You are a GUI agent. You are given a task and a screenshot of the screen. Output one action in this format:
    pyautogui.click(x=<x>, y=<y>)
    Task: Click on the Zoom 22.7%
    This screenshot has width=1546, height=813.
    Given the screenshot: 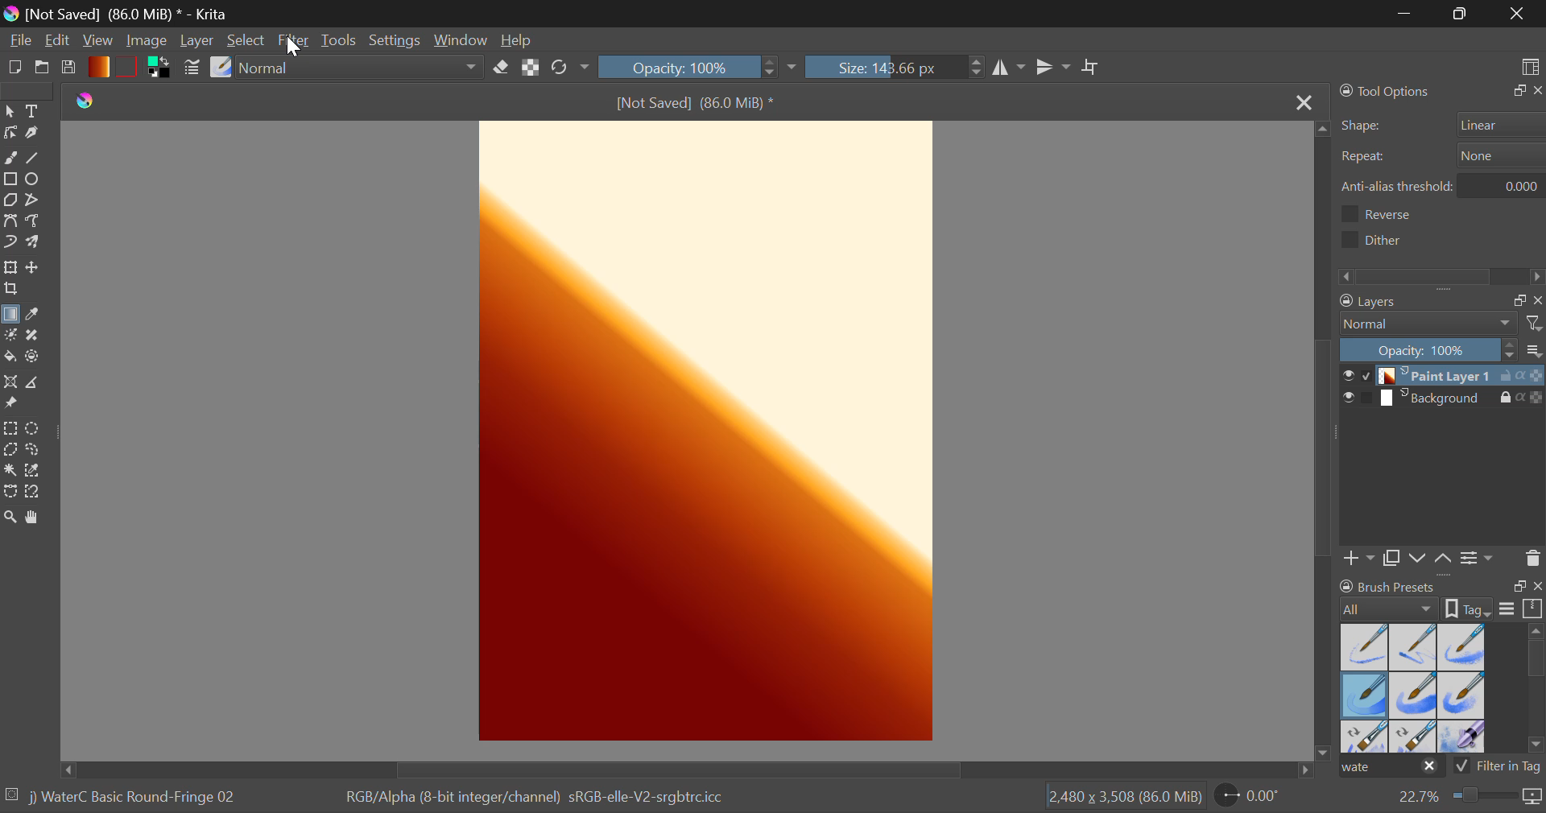 What is the action you would take?
    pyautogui.click(x=1467, y=800)
    